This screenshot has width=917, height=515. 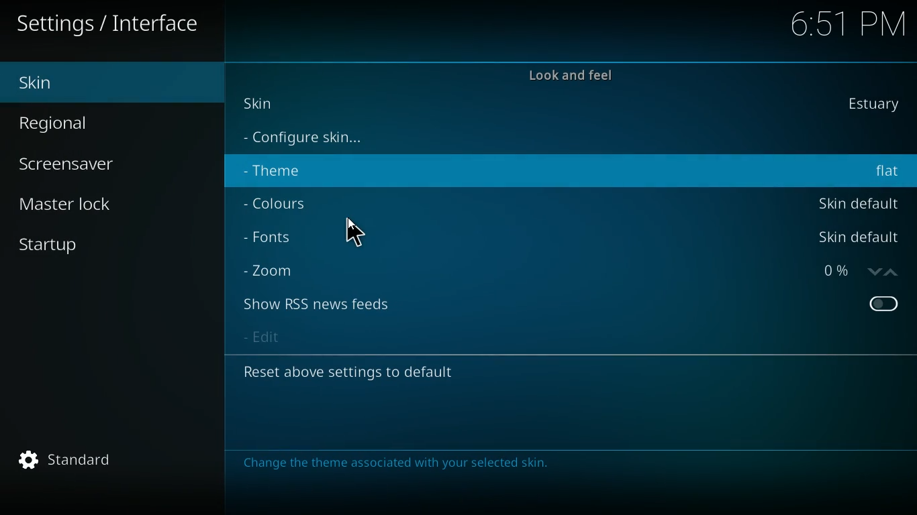 What do you see at coordinates (855, 237) in the screenshot?
I see `skin default` at bounding box center [855, 237].